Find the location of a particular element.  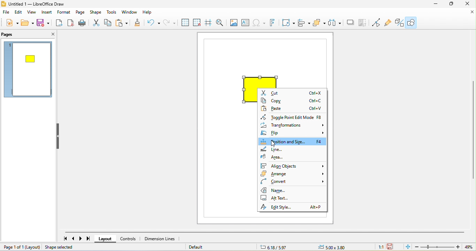

cursor movement is located at coordinates (274, 143).